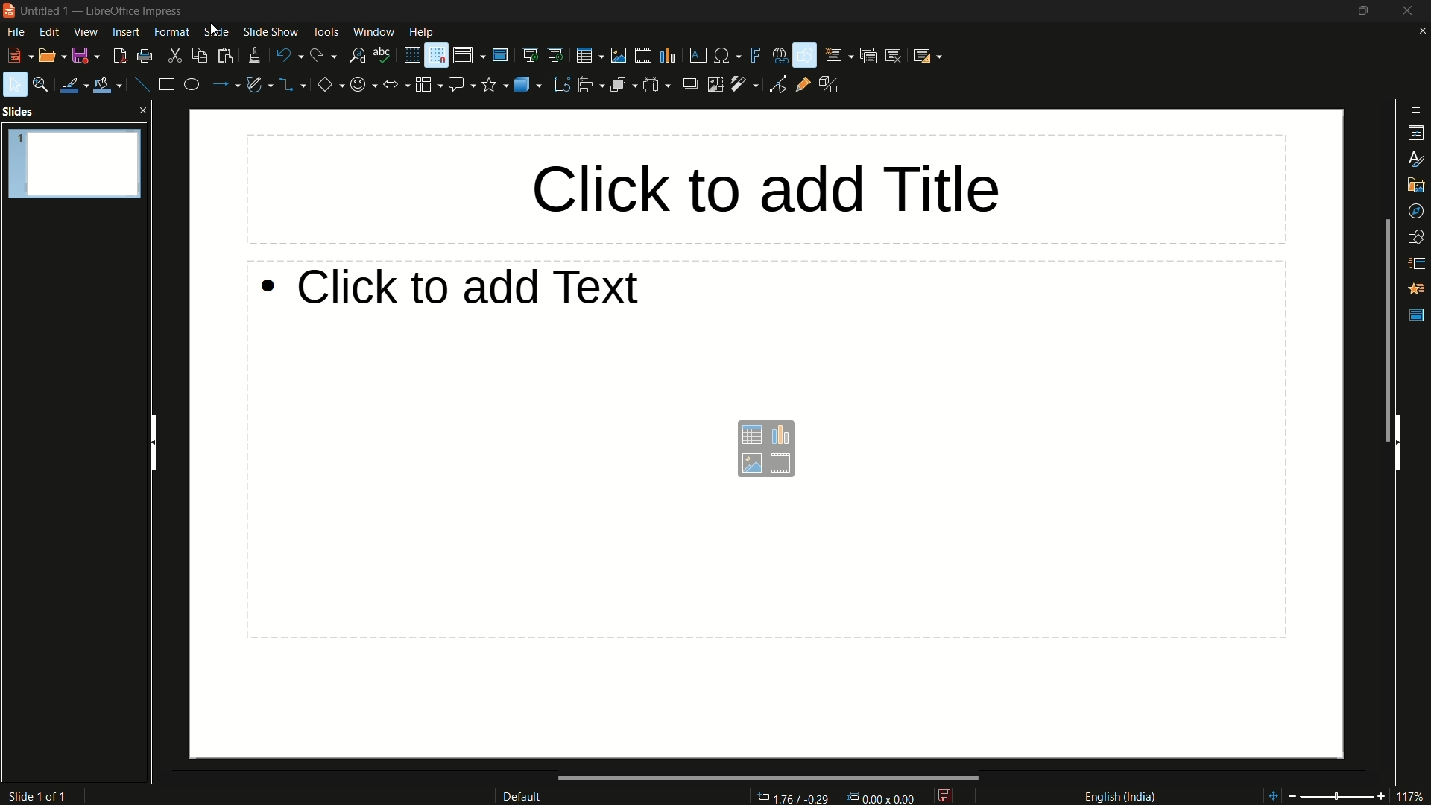  I want to click on master slides, so click(1416, 316).